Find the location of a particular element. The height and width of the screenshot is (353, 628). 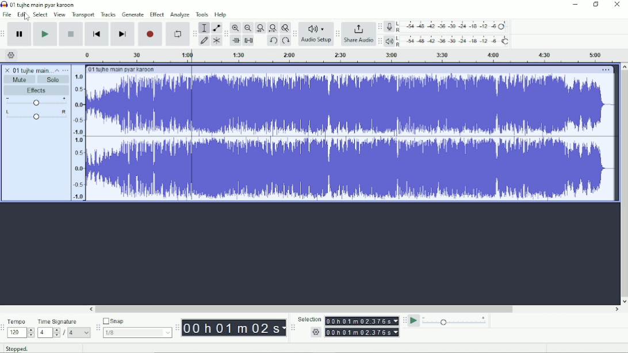

Pause is located at coordinates (20, 34).